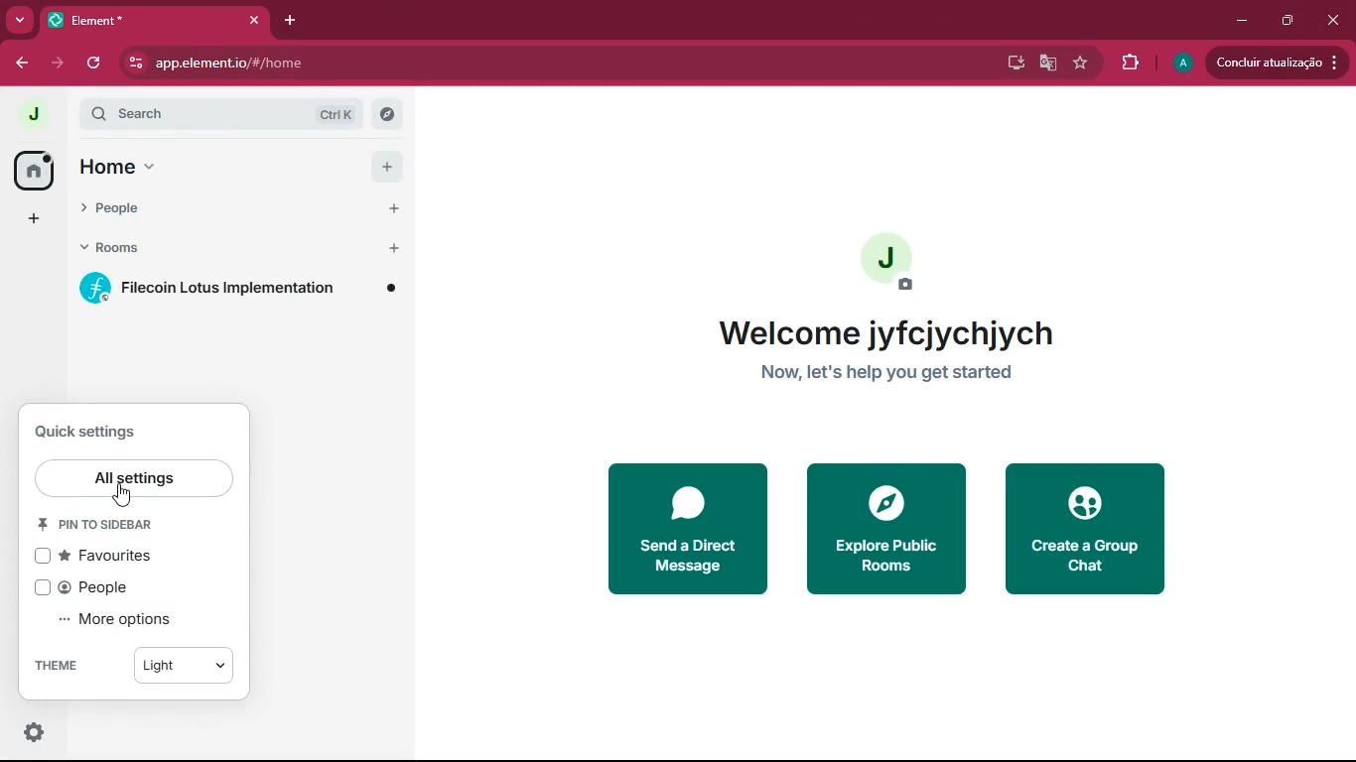  I want to click on create, so click(1090, 534).